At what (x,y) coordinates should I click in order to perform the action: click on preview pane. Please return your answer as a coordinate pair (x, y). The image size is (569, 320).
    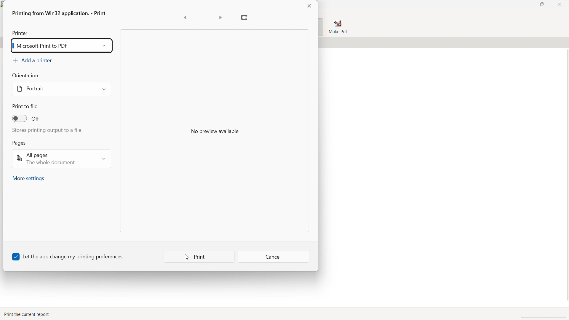
    Looking at the image, I should click on (215, 130).